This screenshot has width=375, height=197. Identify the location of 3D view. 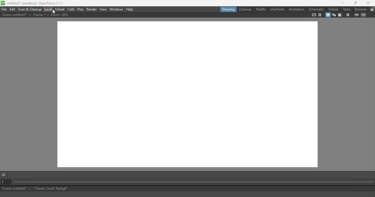
(335, 15).